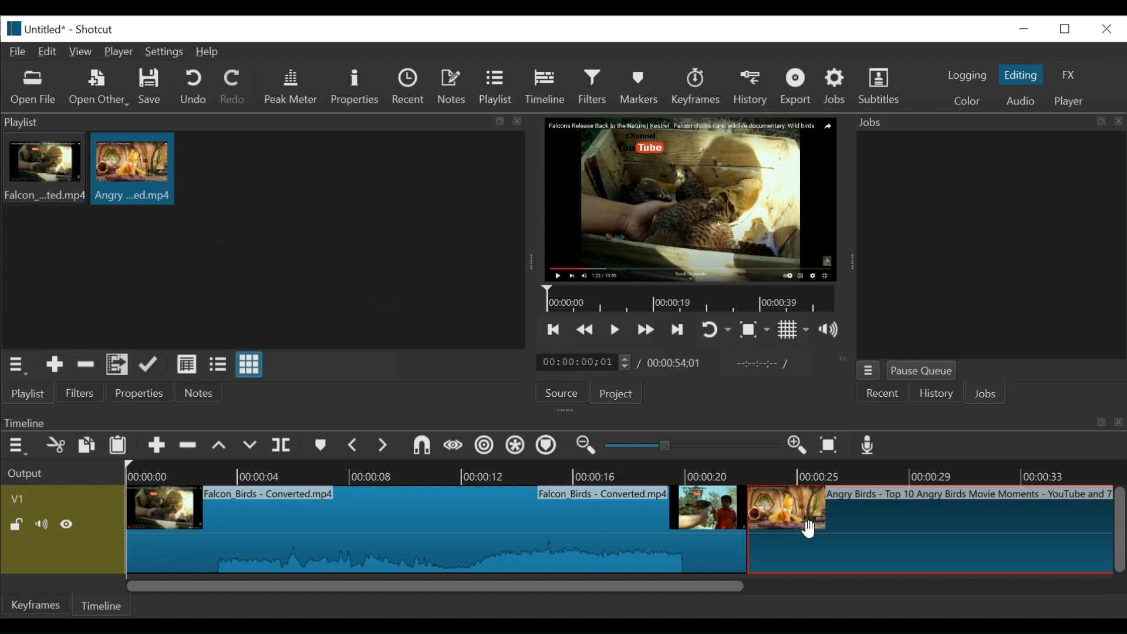 The width and height of the screenshot is (1127, 634). Describe the element at coordinates (1068, 28) in the screenshot. I see `restore` at that location.